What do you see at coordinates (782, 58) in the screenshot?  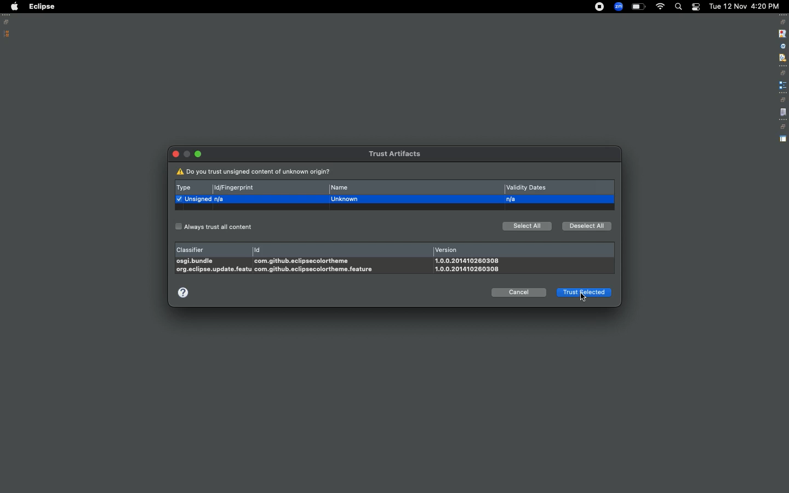 I see `filter` at bounding box center [782, 58].